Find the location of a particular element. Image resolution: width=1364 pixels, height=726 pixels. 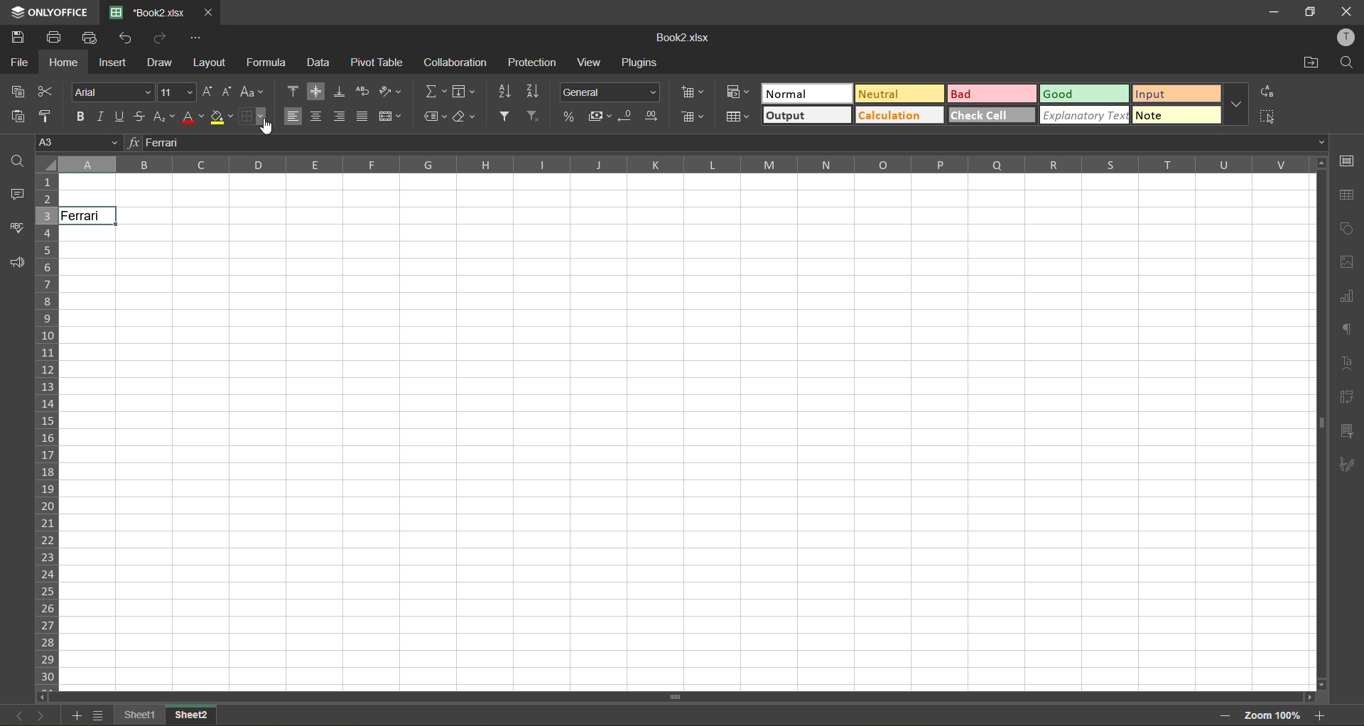

percent is located at coordinates (568, 117).